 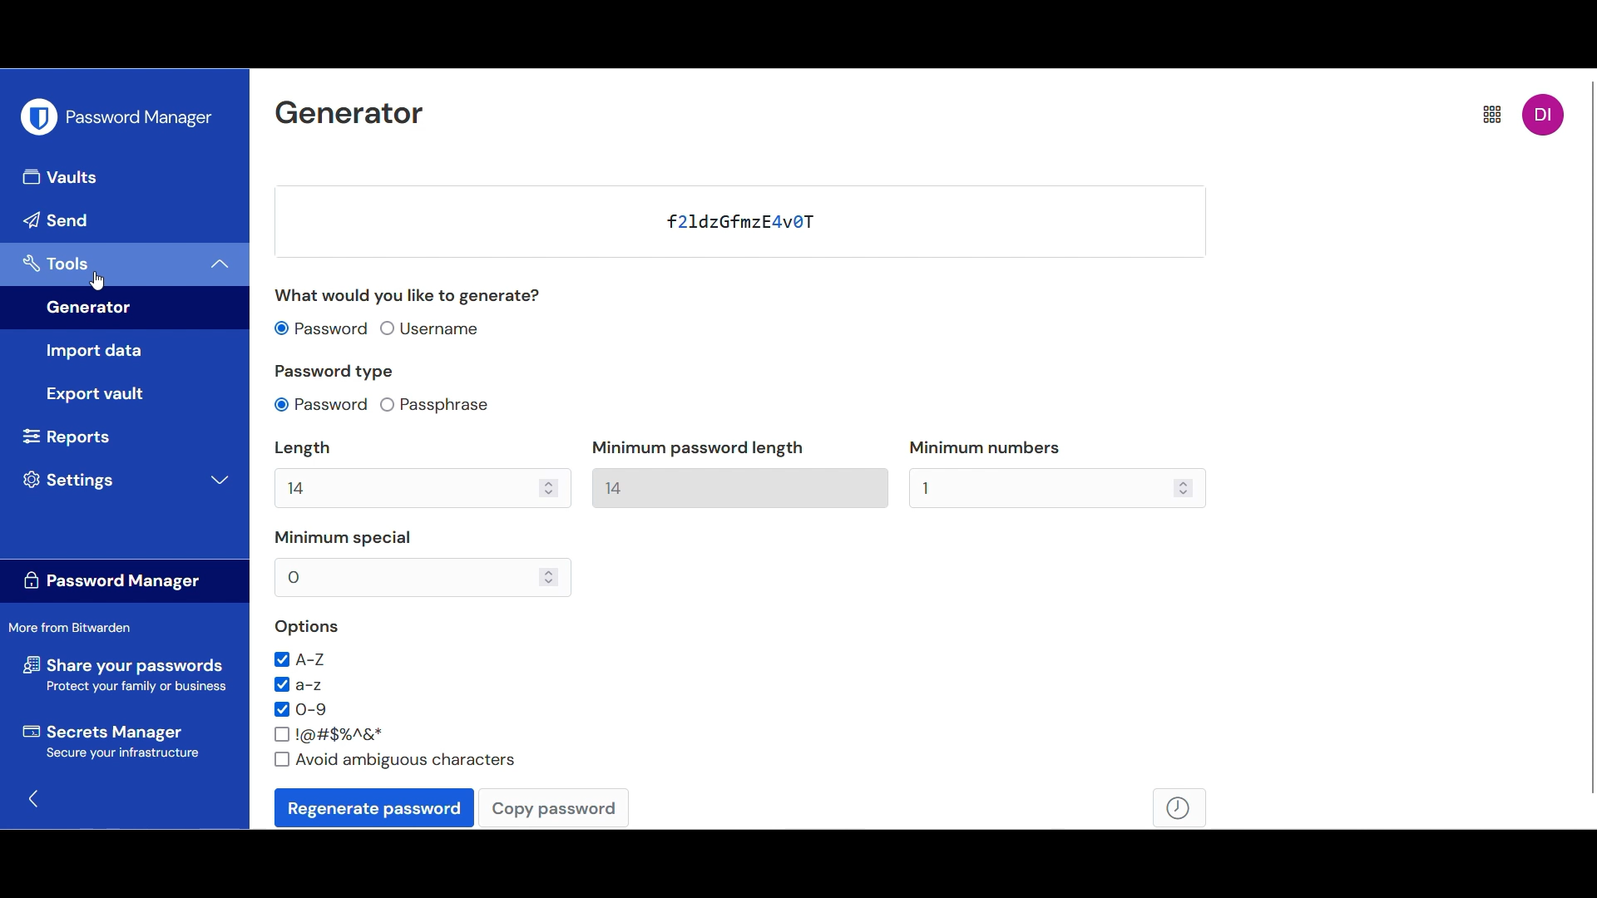 I want to click on Page title - Generator, so click(x=351, y=114).